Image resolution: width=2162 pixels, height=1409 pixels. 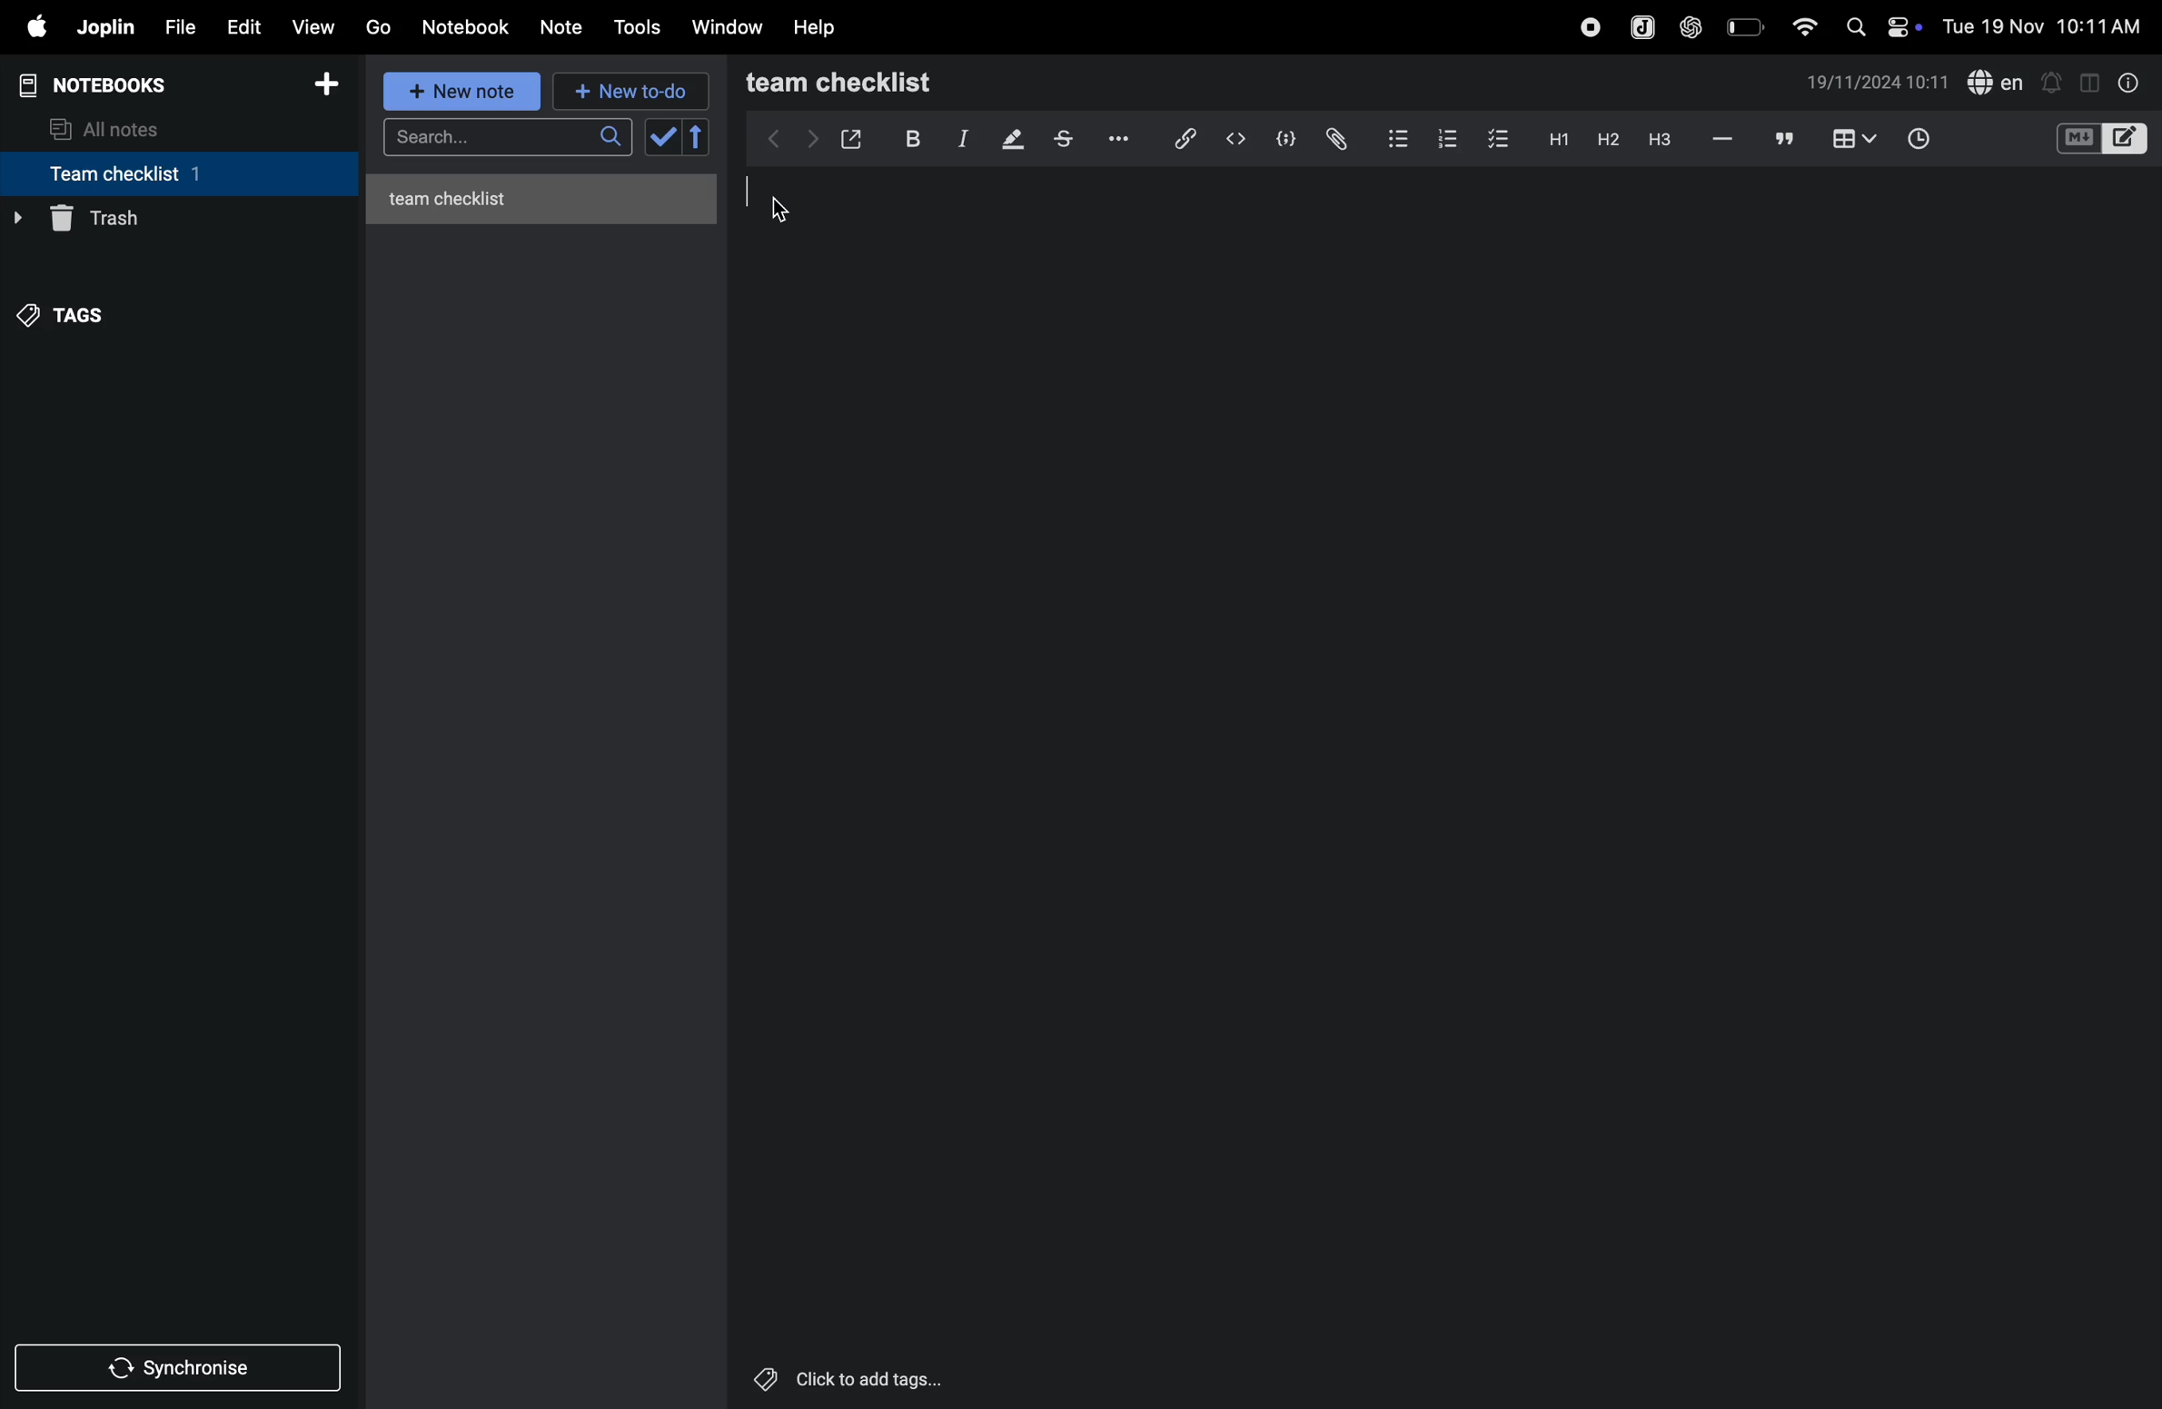 I want to click on date and time, so click(x=1879, y=84).